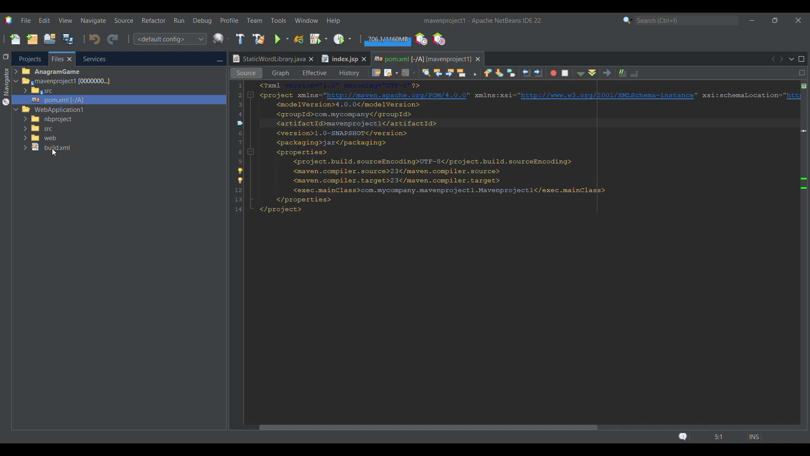 This screenshot has height=456, width=810. Describe the element at coordinates (15, 39) in the screenshot. I see `New file` at that location.